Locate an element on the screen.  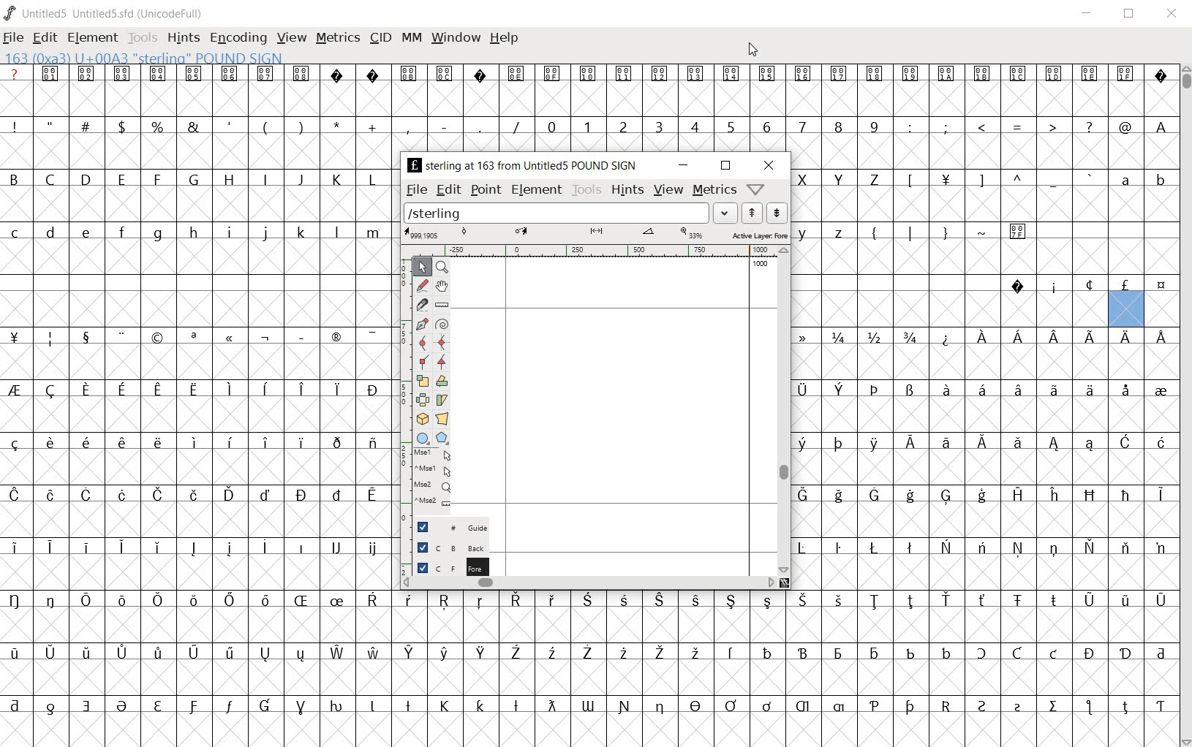
Flip is located at coordinates (423, 398).